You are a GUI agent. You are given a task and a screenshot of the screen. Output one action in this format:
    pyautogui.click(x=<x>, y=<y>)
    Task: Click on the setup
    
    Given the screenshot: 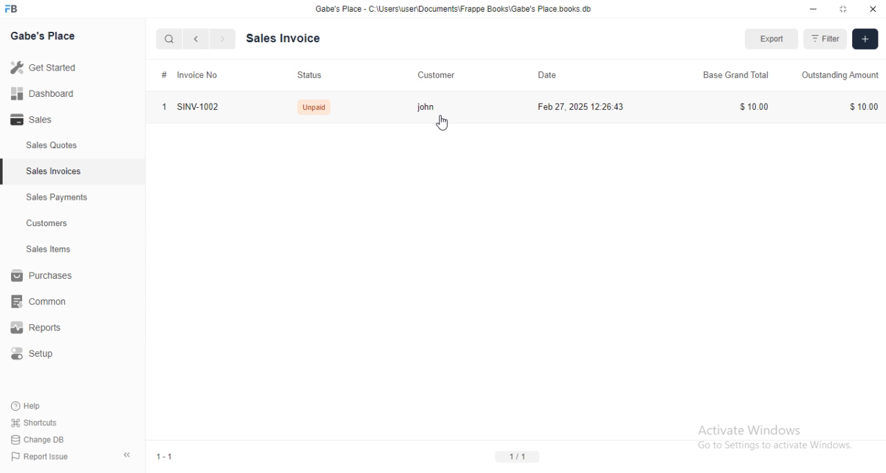 What is the action you would take?
    pyautogui.click(x=33, y=353)
    